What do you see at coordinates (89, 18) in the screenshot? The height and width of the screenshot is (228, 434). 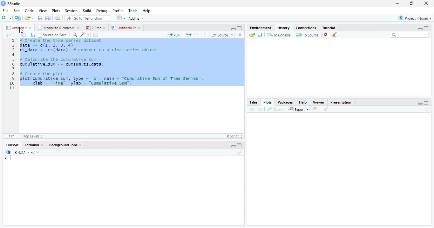 I see `Go to file/function` at bounding box center [89, 18].